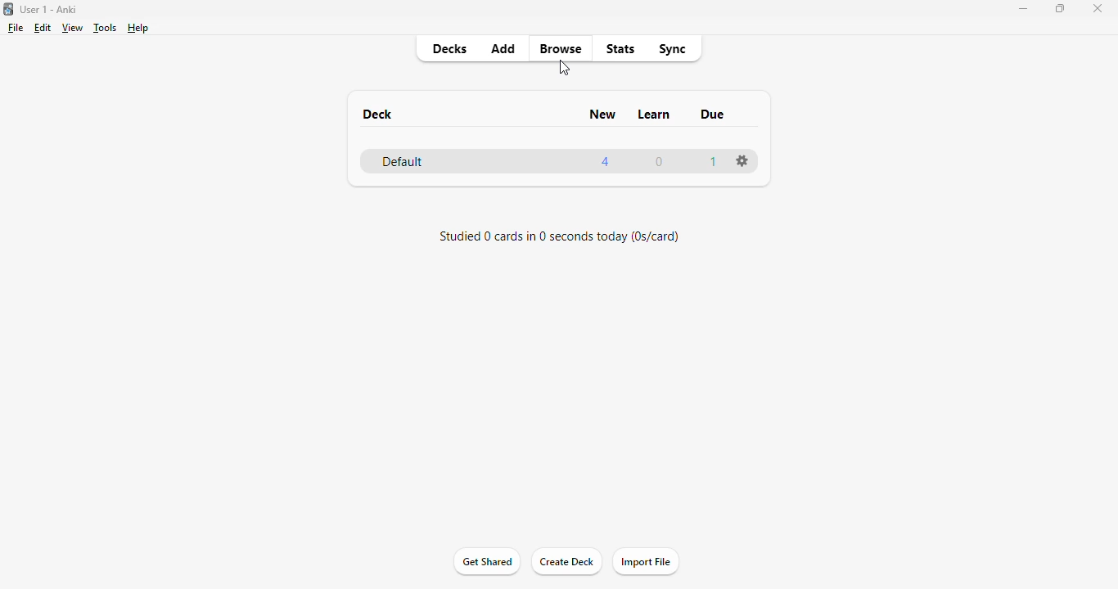 This screenshot has height=589, width=1118. Describe the element at coordinates (564, 68) in the screenshot. I see `cursor` at that location.